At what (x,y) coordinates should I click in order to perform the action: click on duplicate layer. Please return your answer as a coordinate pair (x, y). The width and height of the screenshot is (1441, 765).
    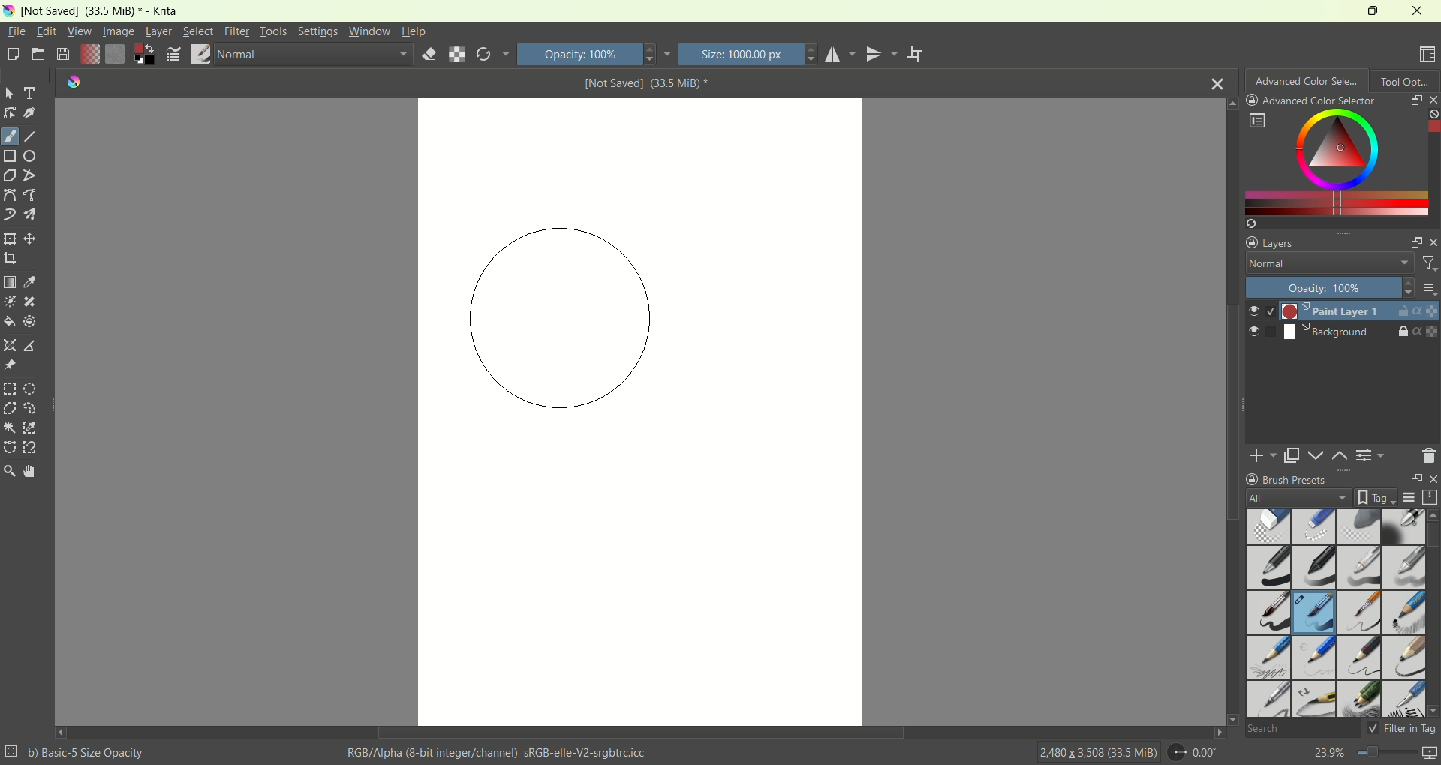
    Looking at the image, I should click on (1293, 455).